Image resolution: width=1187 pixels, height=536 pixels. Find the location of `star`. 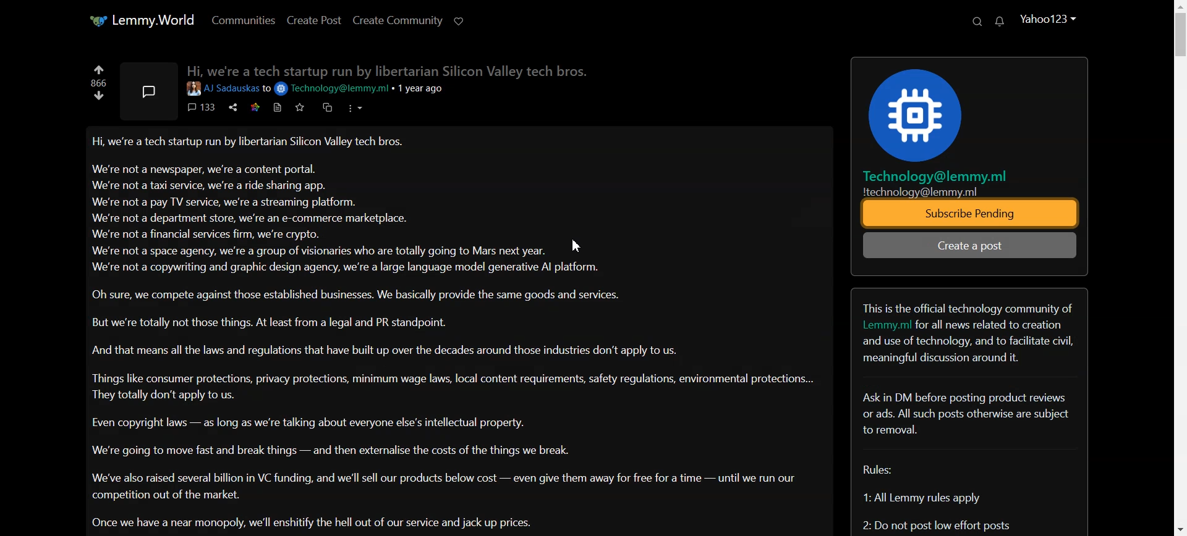

star is located at coordinates (253, 107).